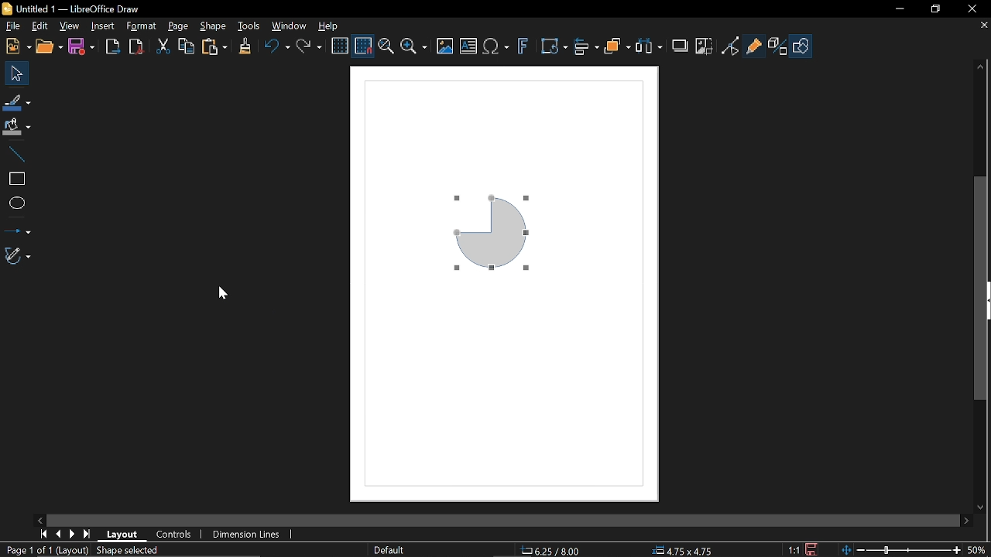  Describe the element at coordinates (214, 48) in the screenshot. I see `Paste` at that location.